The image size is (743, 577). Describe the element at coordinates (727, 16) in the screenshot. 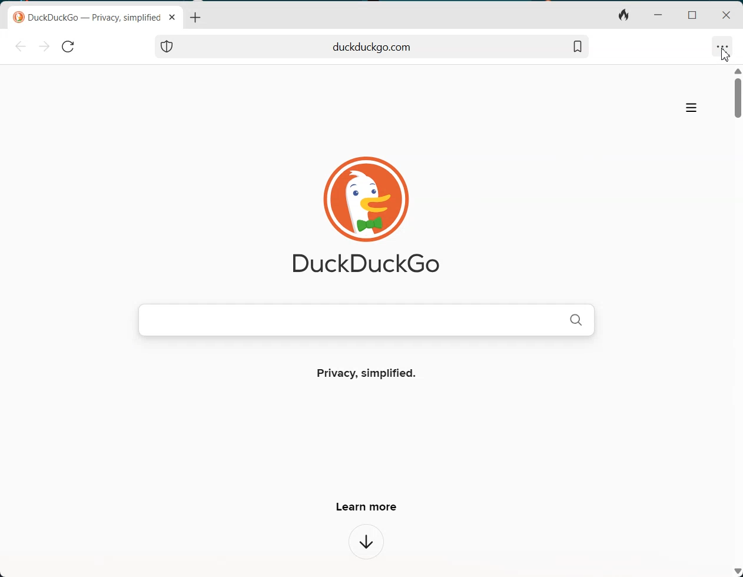

I see `Close` at that location.